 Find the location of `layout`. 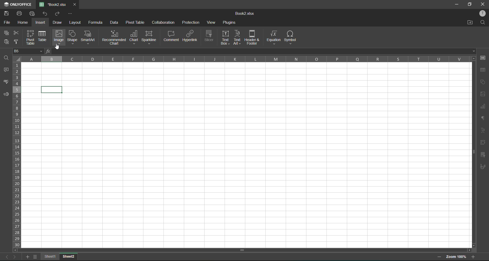

layout is located at coordinates (75, 23).